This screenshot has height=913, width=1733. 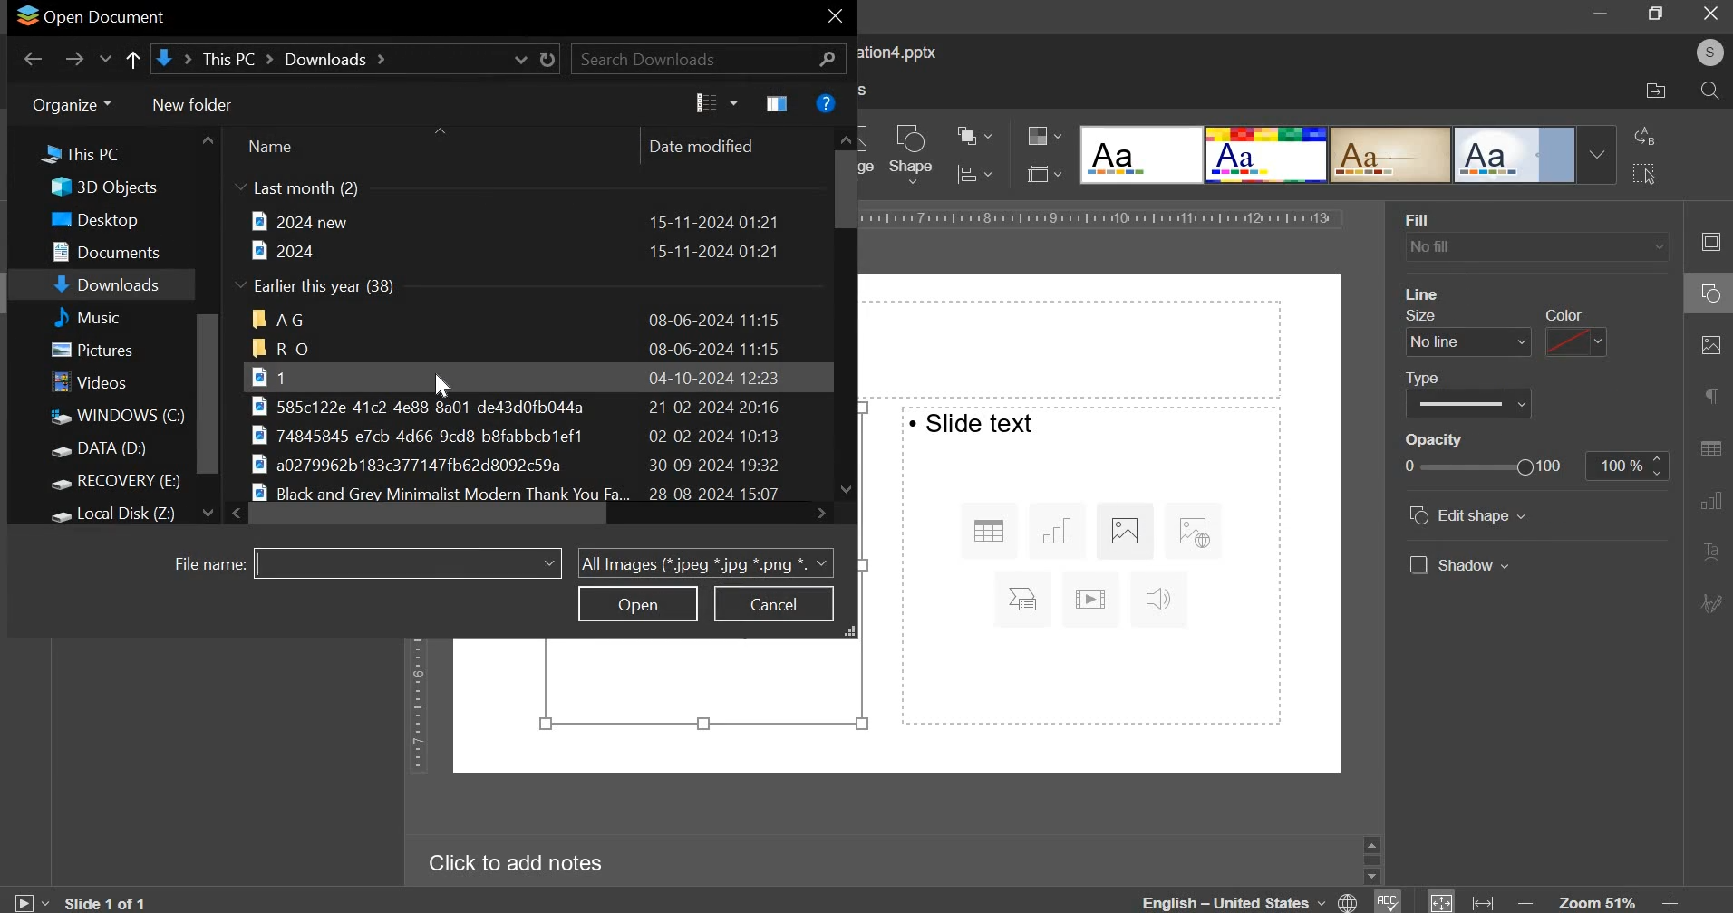 What do you see at coordinates (1709, 92) in the screenshot?
I see `search` at bounding box center [1709, 92].